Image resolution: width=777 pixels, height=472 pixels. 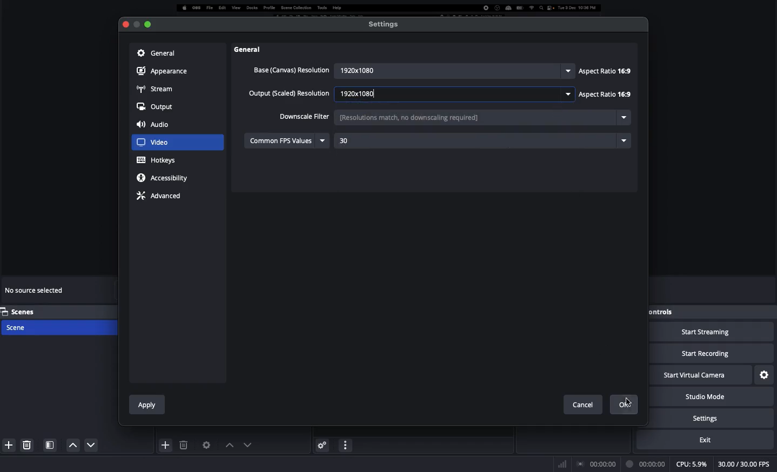 I want to click on Up, so click(x=88, y=446).